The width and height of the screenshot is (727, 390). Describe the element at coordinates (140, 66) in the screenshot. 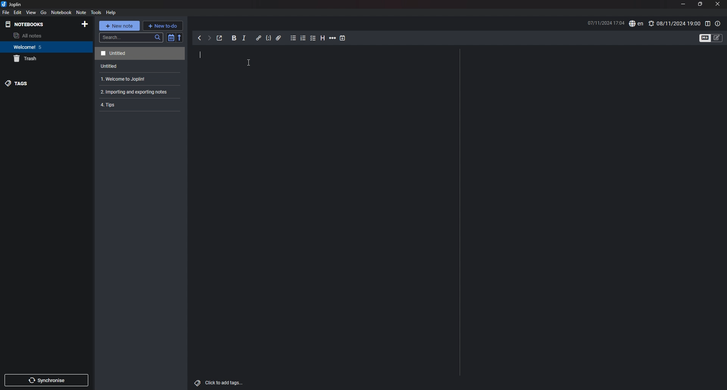

I see `note` at that location.